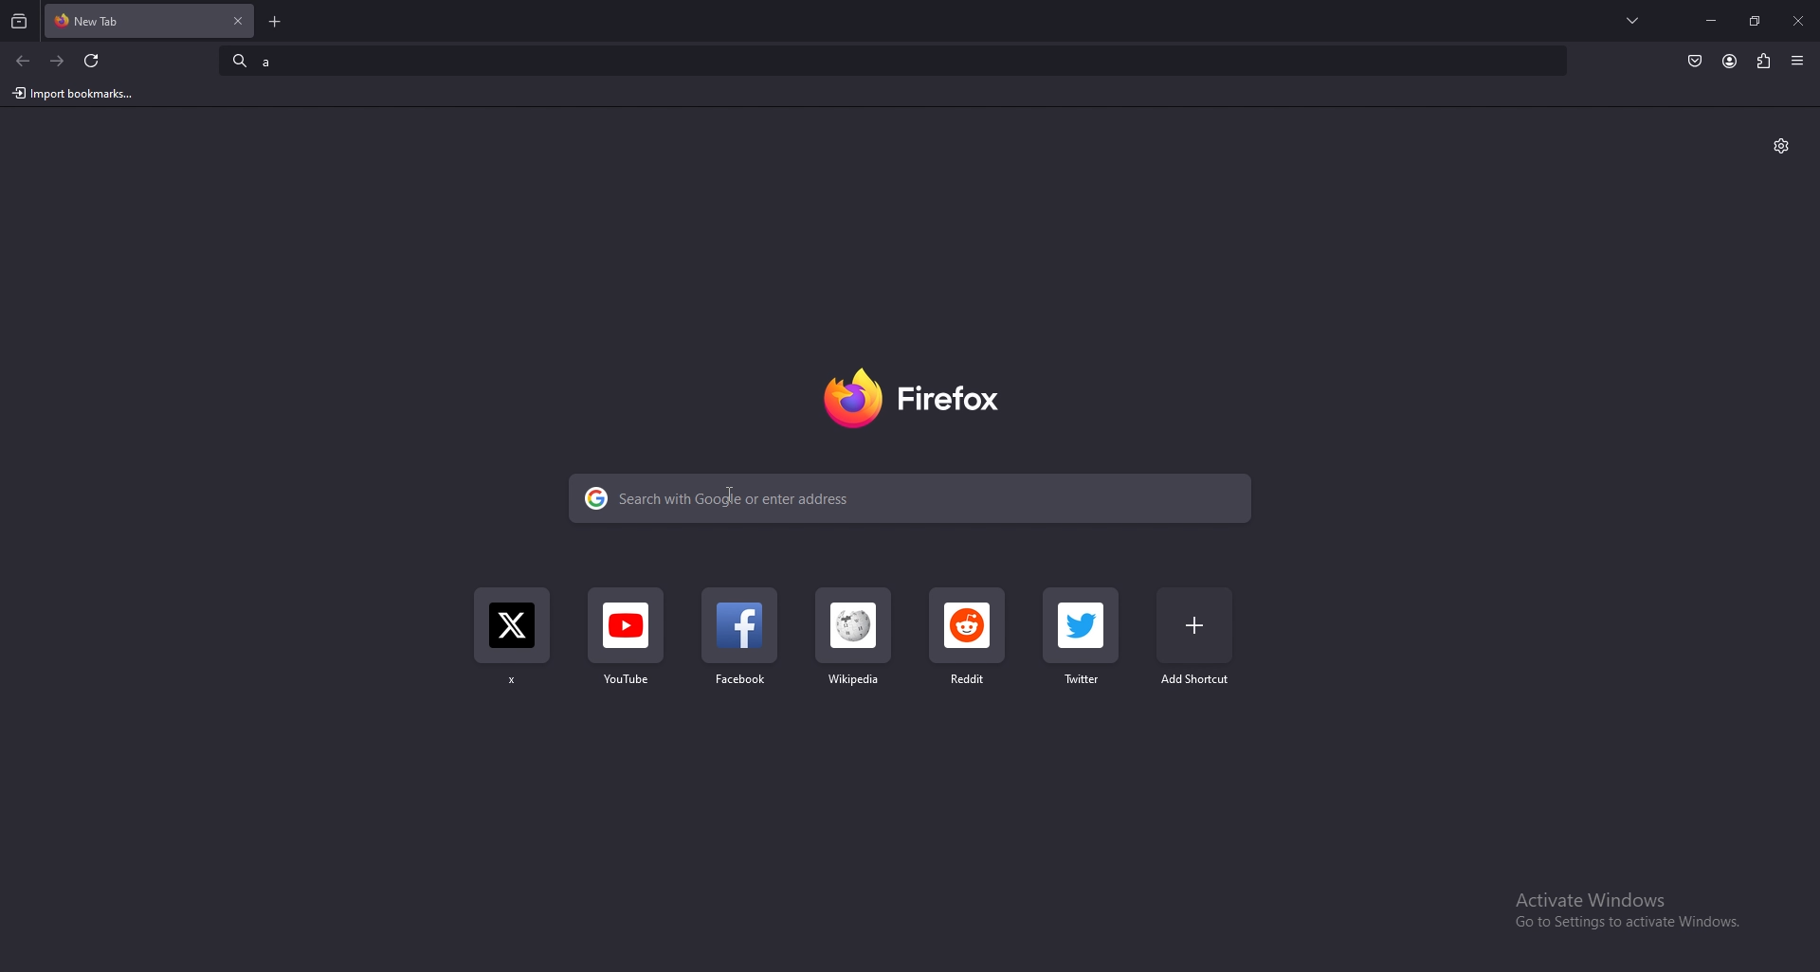  I want to click on refresh, so click(91, 61).